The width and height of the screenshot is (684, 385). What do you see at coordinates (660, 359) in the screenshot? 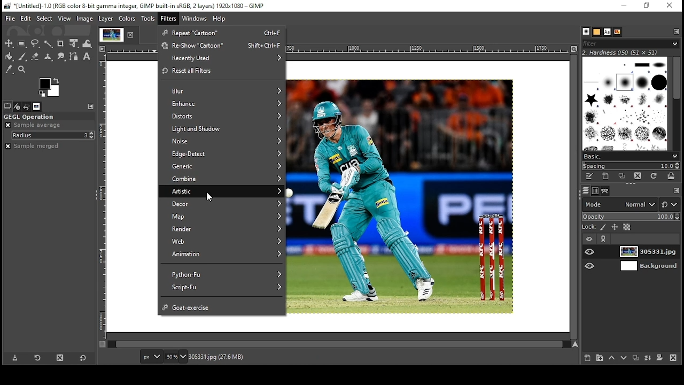
I see `add mask` at bounding box center [660, 359].